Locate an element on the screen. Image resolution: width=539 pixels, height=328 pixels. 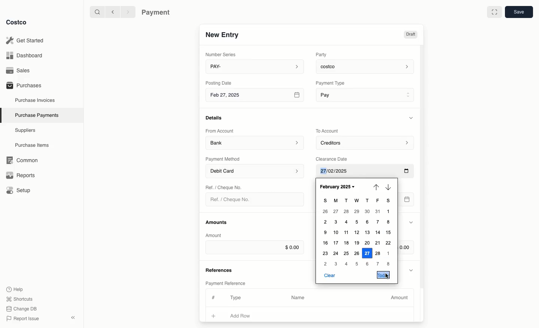
Report Issue is located at coordinates (23, 319).